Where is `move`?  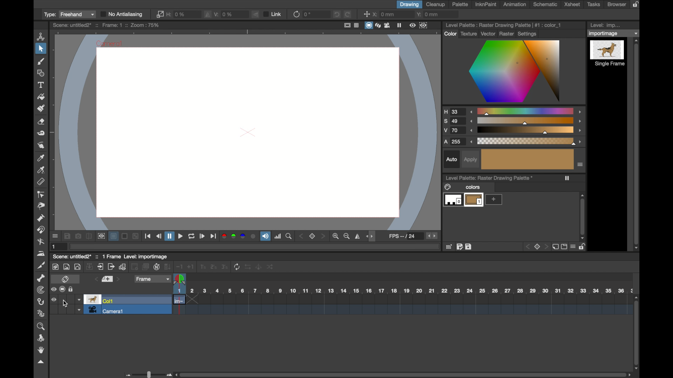 move is located at coordinates (101, 266).